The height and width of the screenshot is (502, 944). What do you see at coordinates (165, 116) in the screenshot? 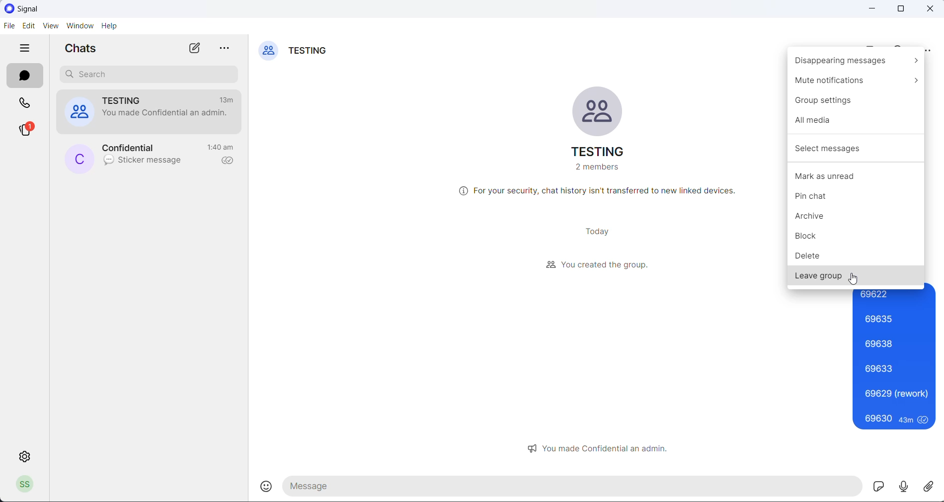
I see `admin change notification` at bounding box center [165, 116].